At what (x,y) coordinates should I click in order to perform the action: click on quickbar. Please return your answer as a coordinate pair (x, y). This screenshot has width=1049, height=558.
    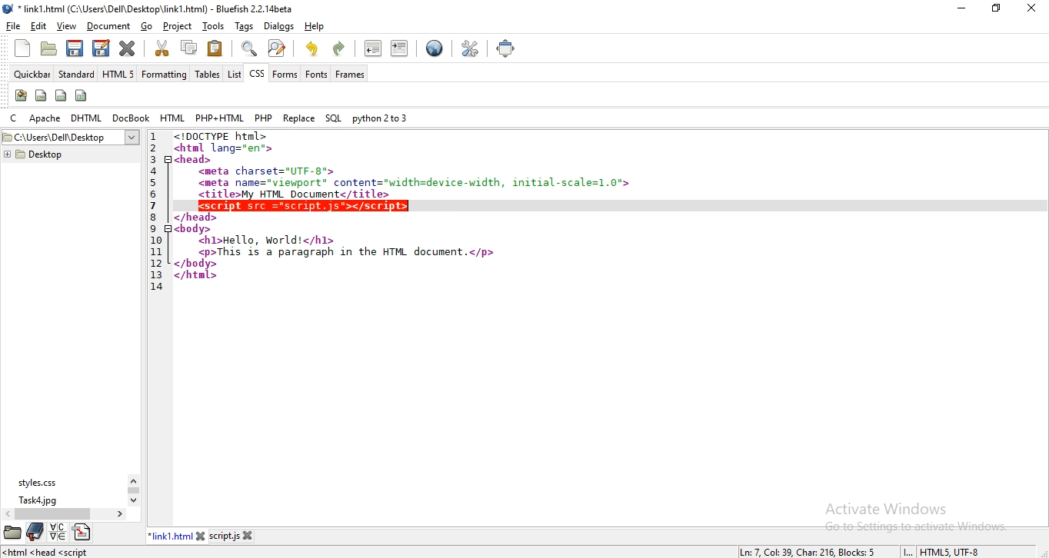
    Looking at the image, I should click on (31, 75).